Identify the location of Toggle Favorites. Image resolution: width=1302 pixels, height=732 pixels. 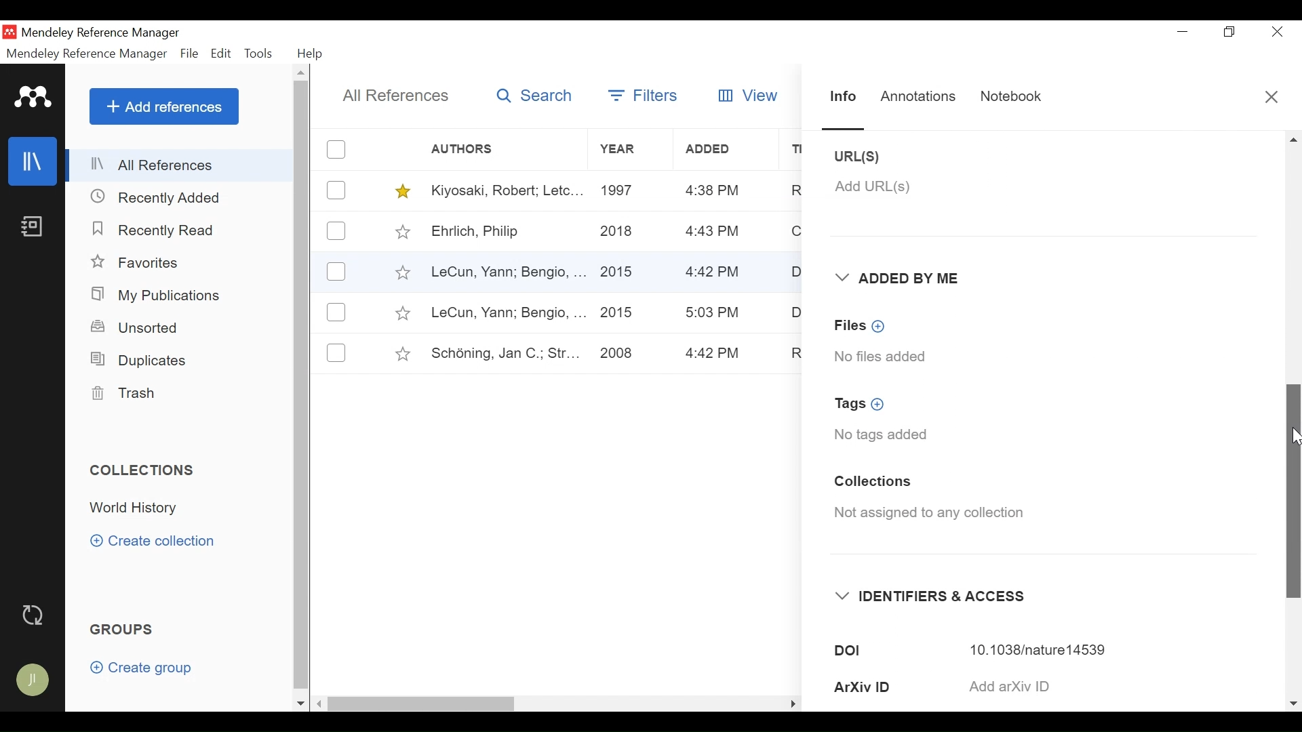
(401, 313).